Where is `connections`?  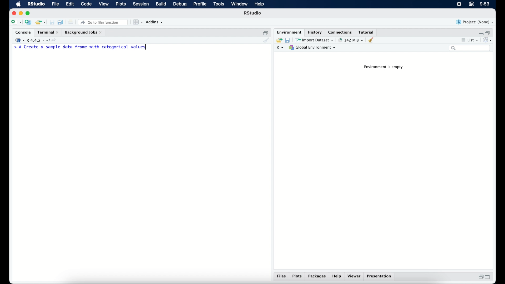 connections is located at coordinates (341, 32).